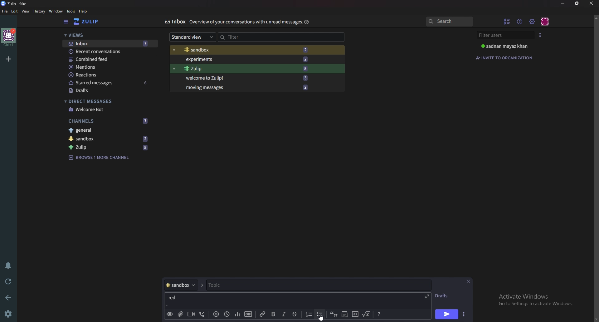 This screenshot has height=322, width=599. Describe the element at coordinates (345, 314) in the screenshot. I see `Spoiler` at that location.